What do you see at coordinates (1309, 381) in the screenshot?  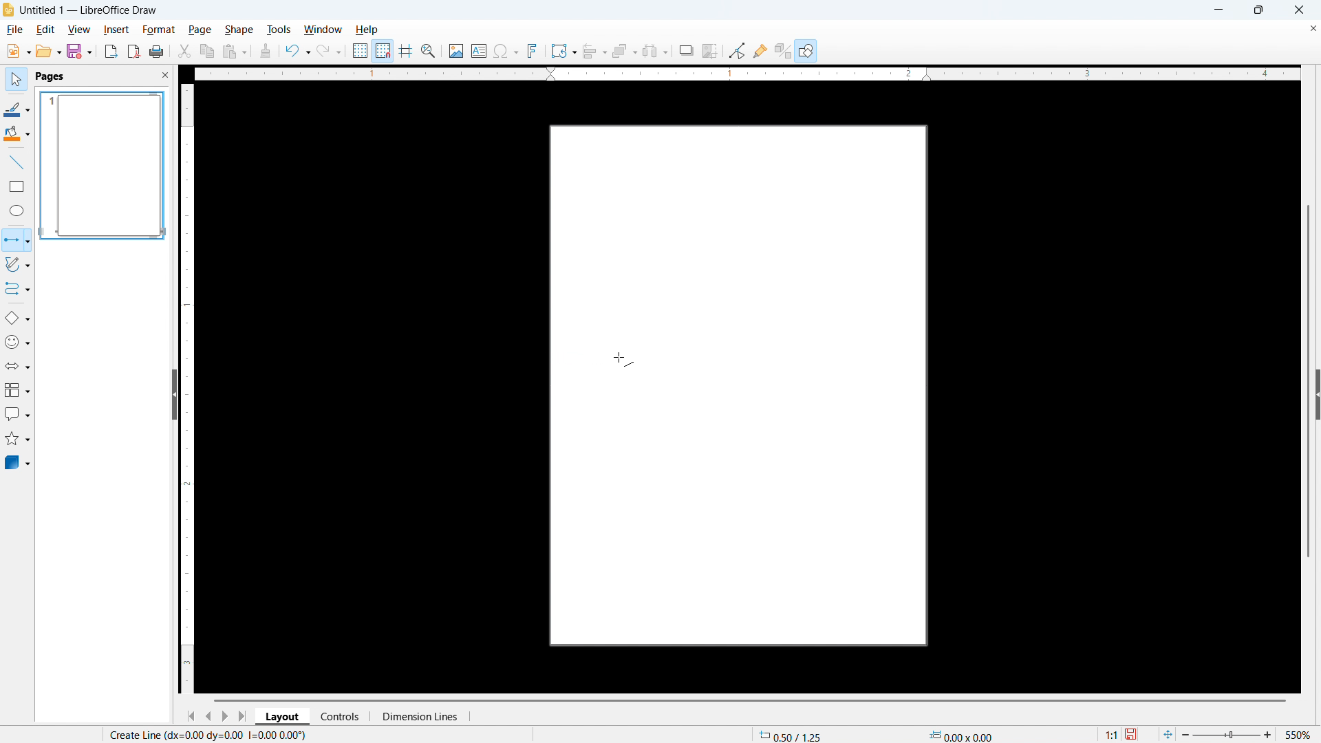 I see `Vertical scroll bar ` at bounding box center [1309, 381].